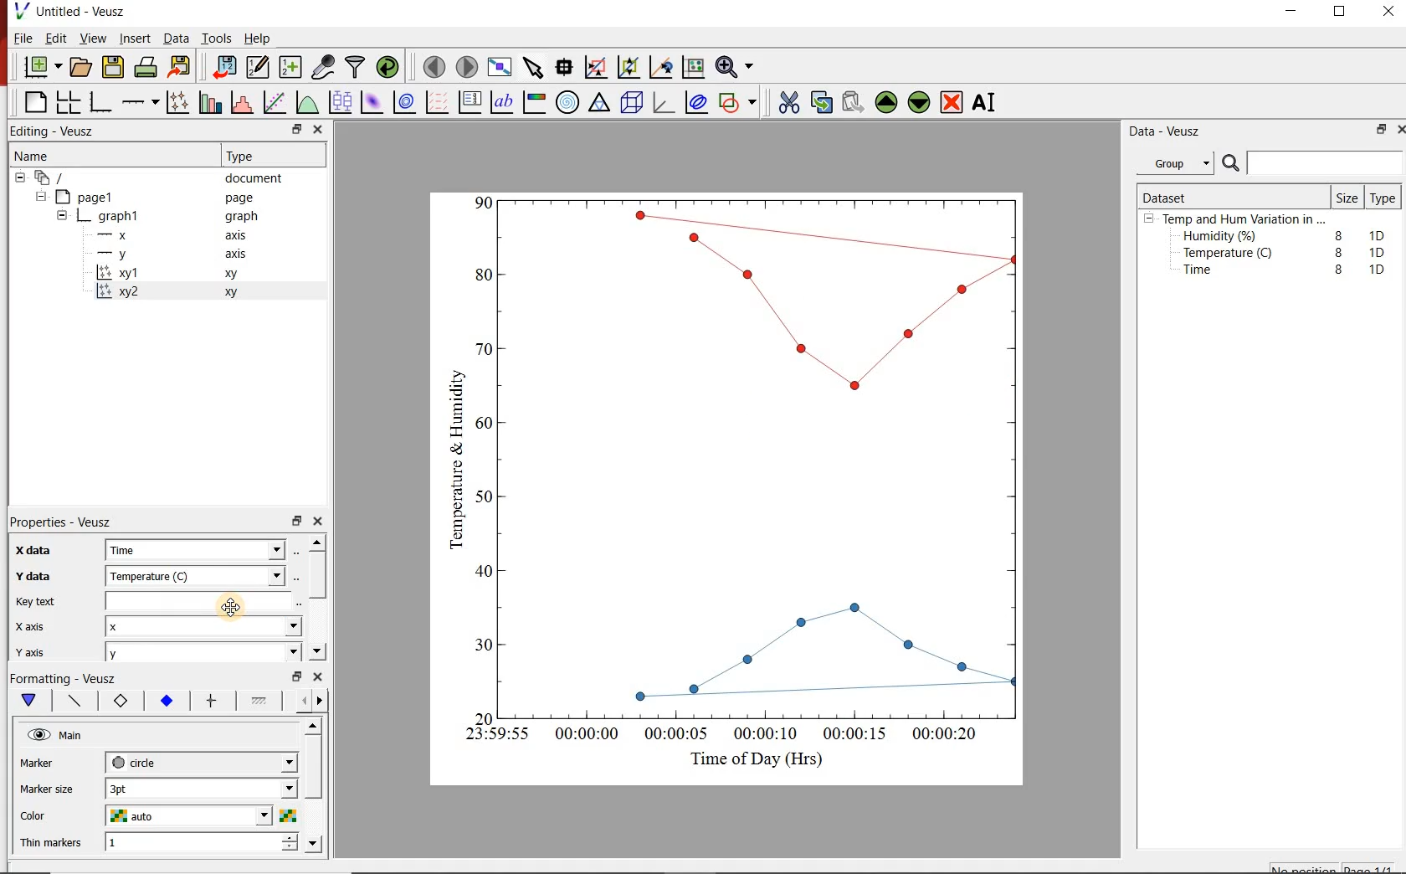 This screenshot has height=874, width=1406. Describe the element at coordinates (482, 716) in the screenshot. I see `20` at that location.